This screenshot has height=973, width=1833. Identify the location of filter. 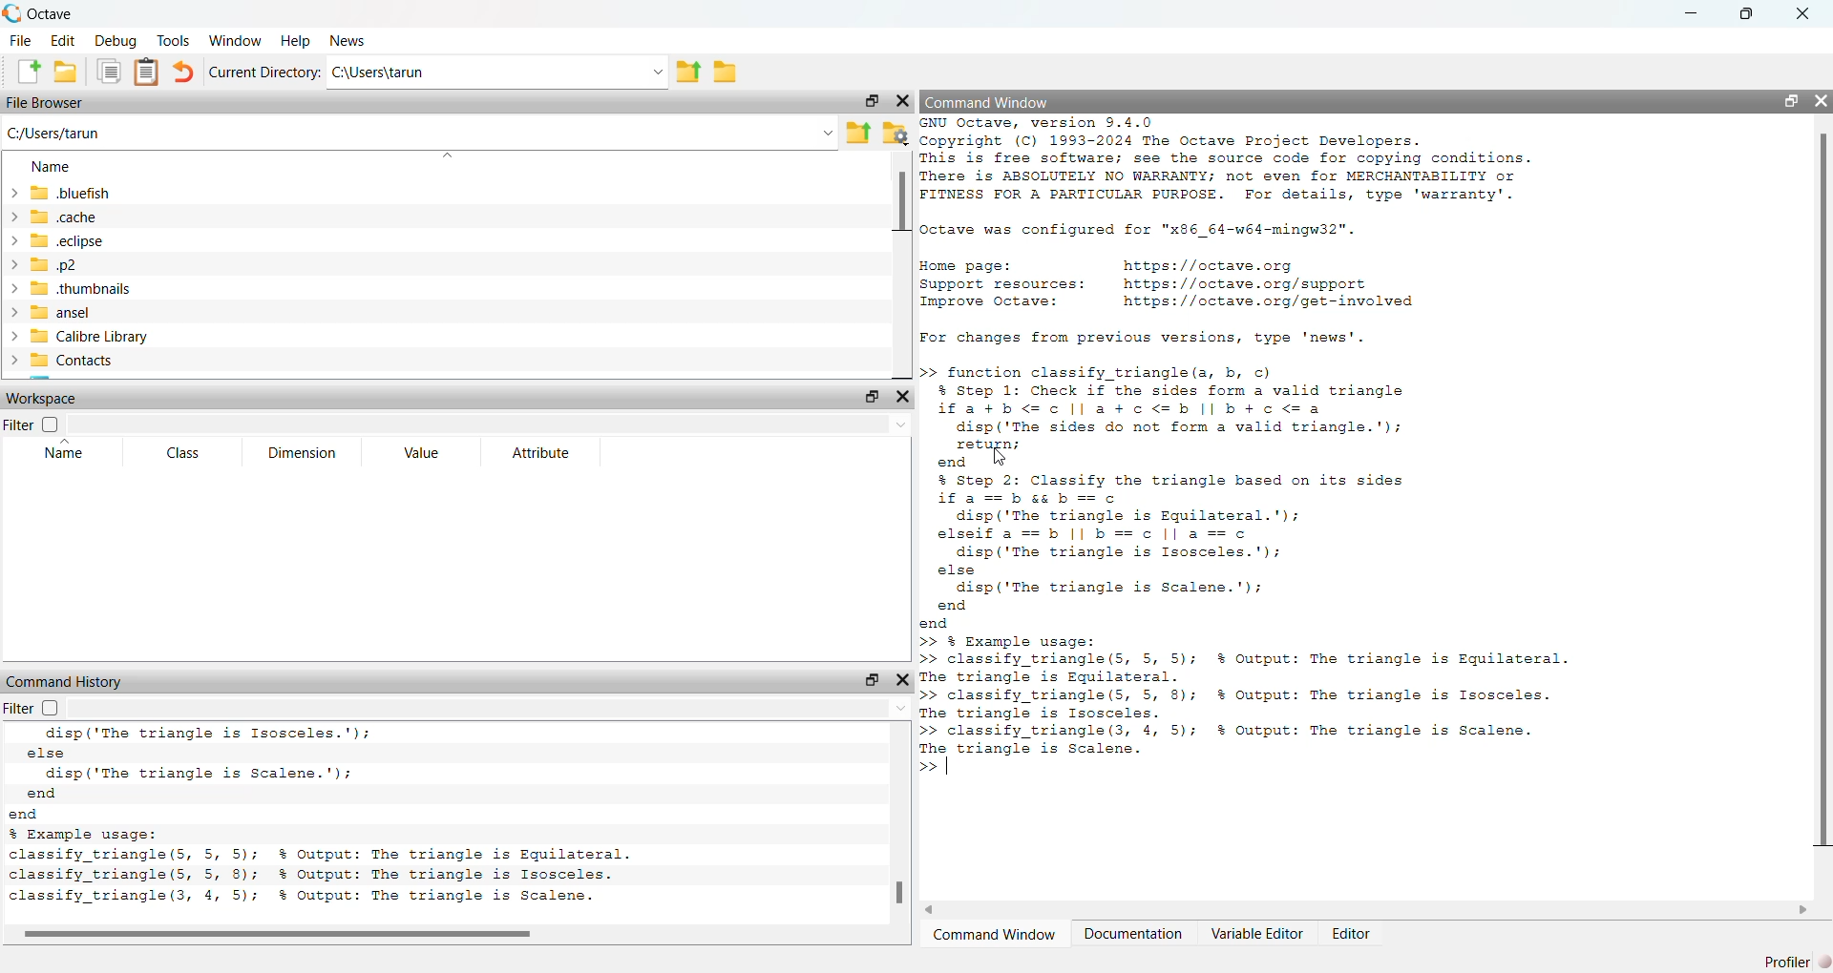
(34, 425).